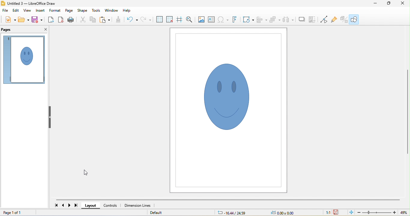 The height and width of the screenshot is (216, 410). I want to click on fit to current window, so click(351, 213).